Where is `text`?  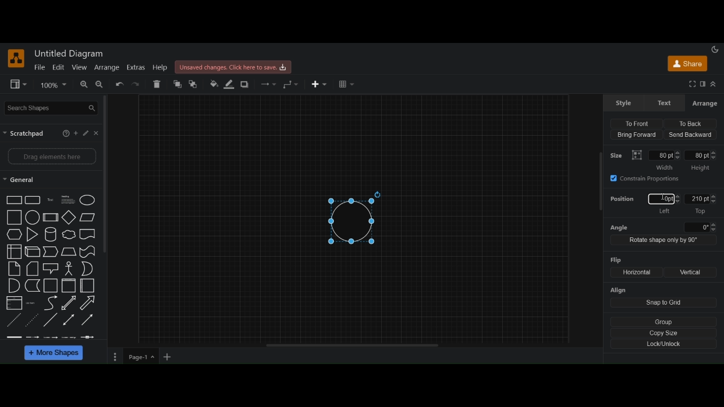 text is located at coordinates (666, 103).